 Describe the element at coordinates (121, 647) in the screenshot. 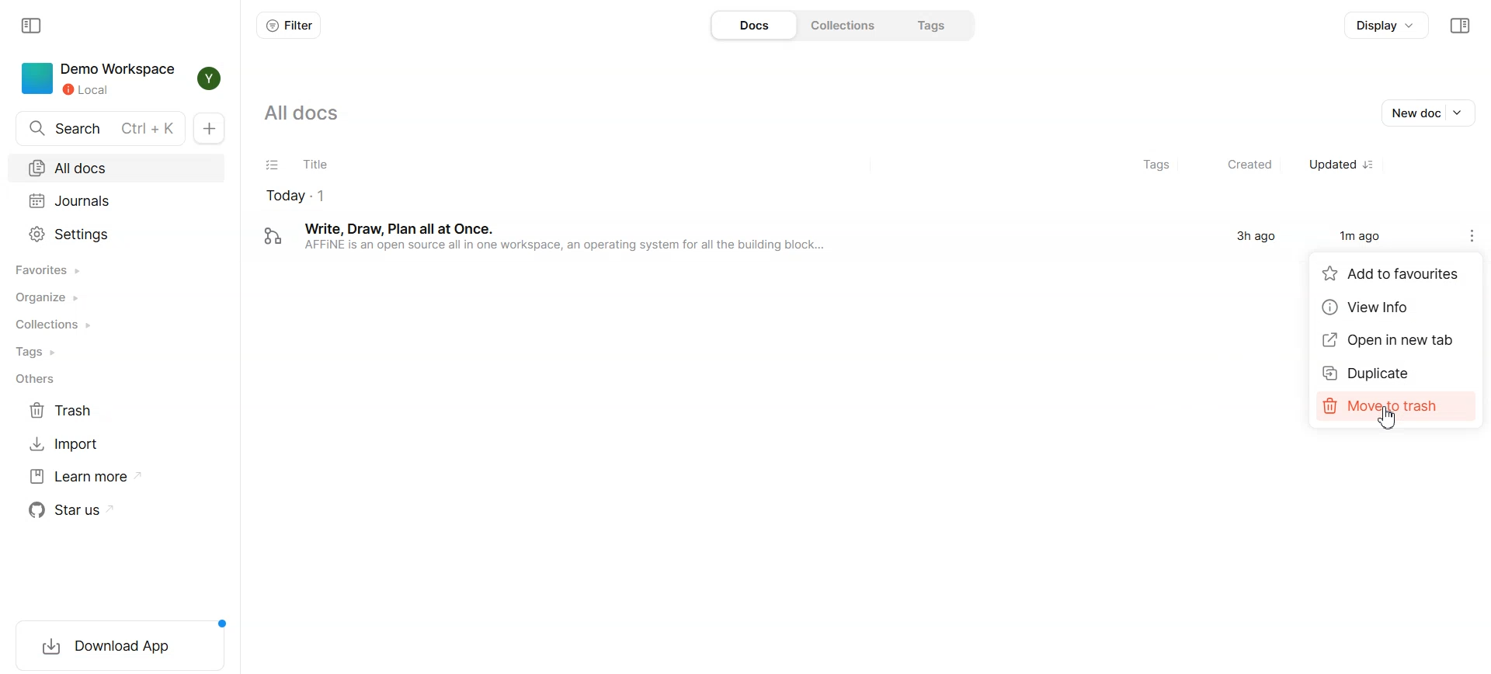

I see `Download app` at that location.